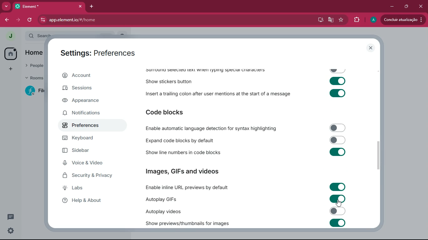  Describe the element at coordinates (244, 187) in the screenshot. I see `Enable inline URL previews by default` at that location.